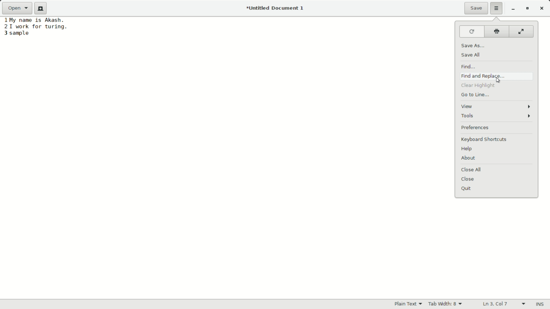 The height and width of the screenshot is (309, 550). Describe the element at coordinates (468, 179) in the screenshot. I see `close` at that location.